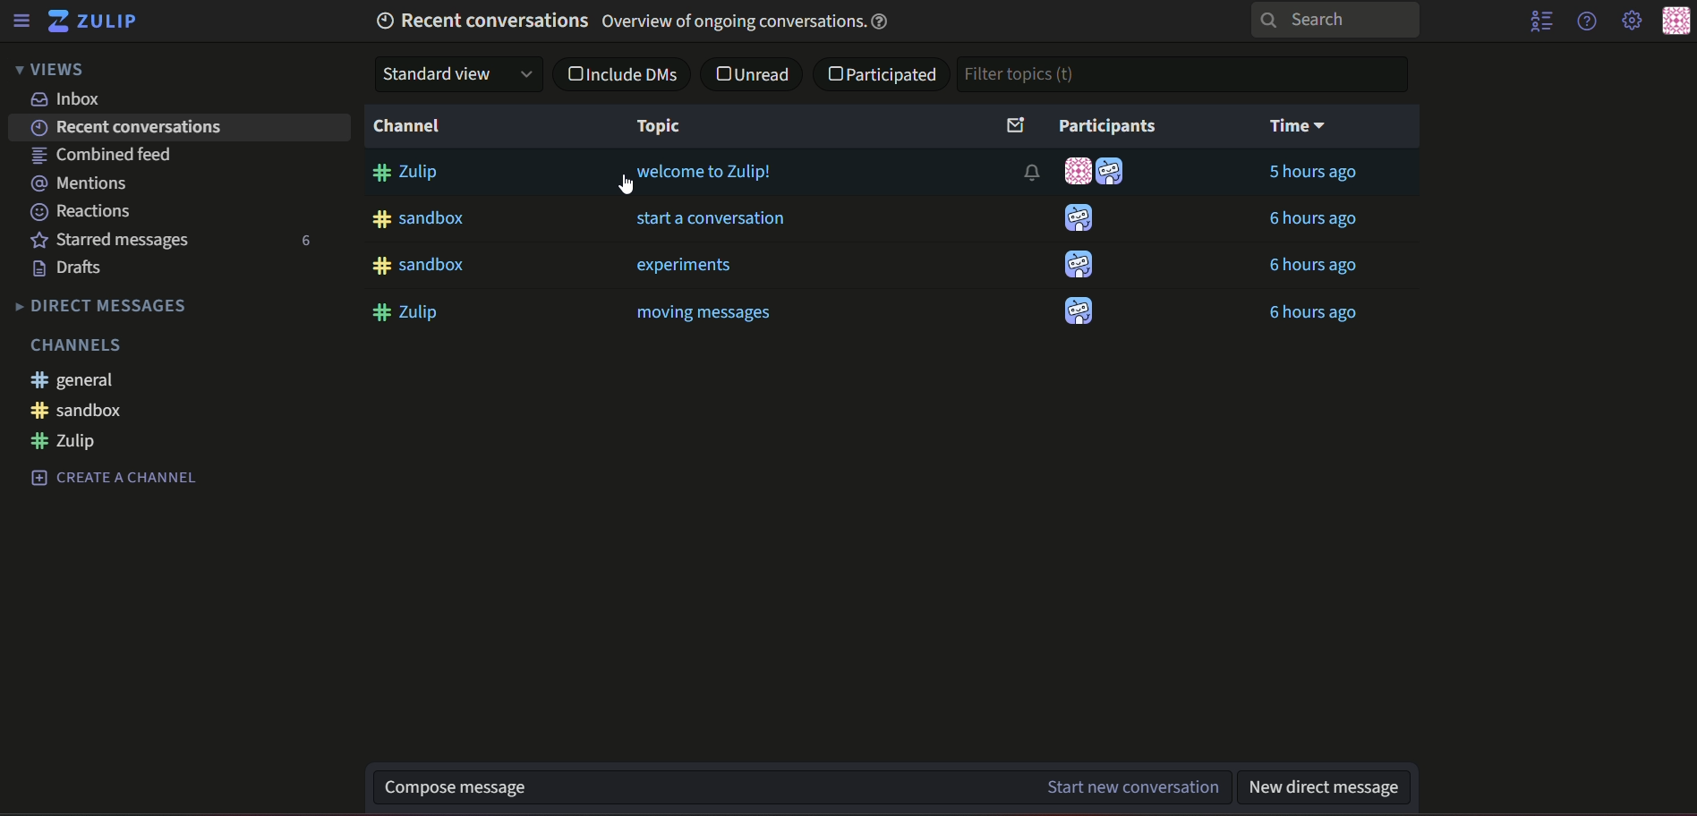 The height and width of the screenshot is (816, 1697). I want to click on icon, so click(1081, 219).